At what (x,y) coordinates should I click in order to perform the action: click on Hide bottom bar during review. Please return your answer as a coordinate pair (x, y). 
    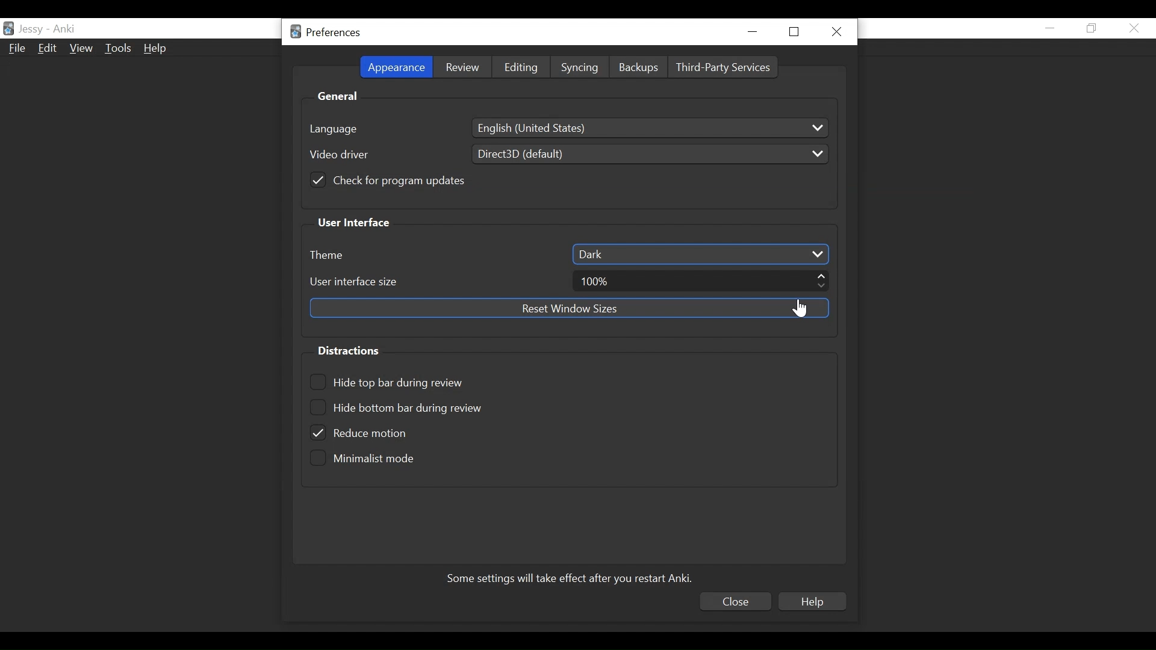
    Looking at the image, I should click on (398, 409).